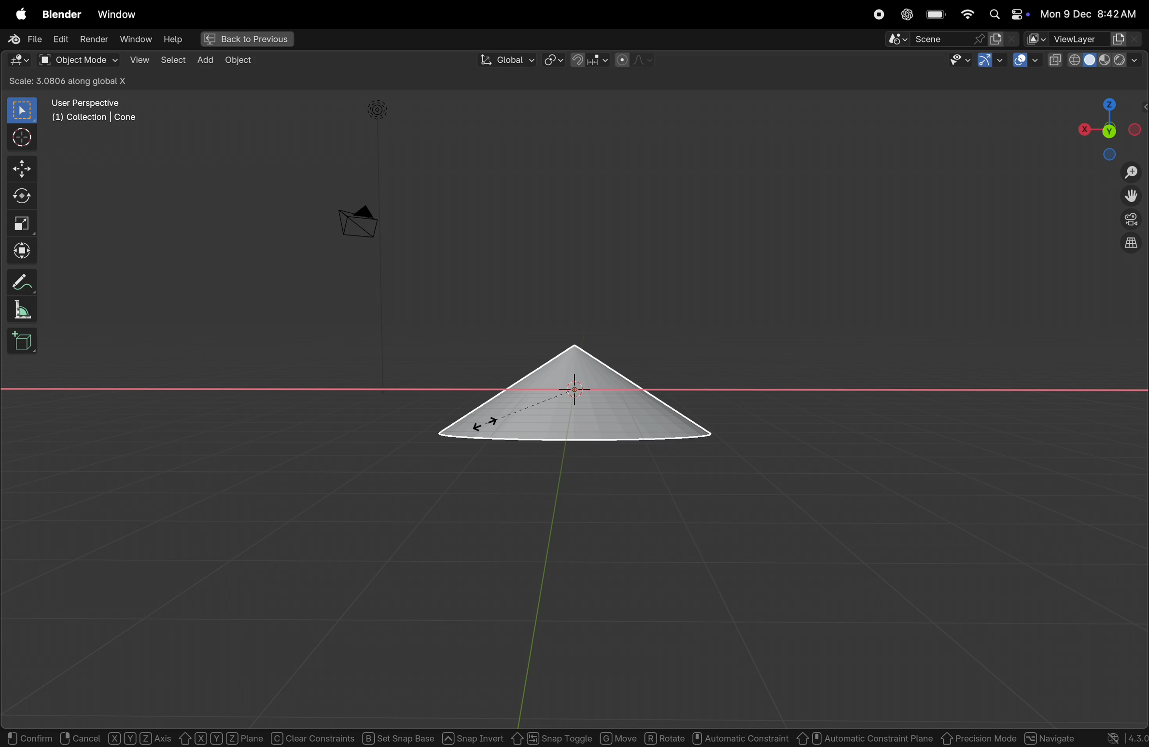  What do you see at coordinates (176, 41) in the screenshot?
I see `help` at bounding box center [176, 41].